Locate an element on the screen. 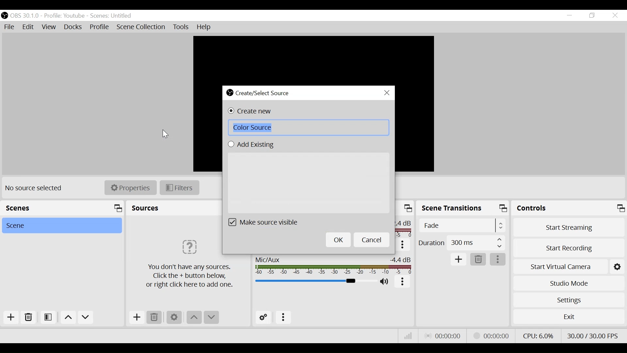 The height and width of the screenshot is (353, 627). Studio Mode is located at coordinates (569, 283).